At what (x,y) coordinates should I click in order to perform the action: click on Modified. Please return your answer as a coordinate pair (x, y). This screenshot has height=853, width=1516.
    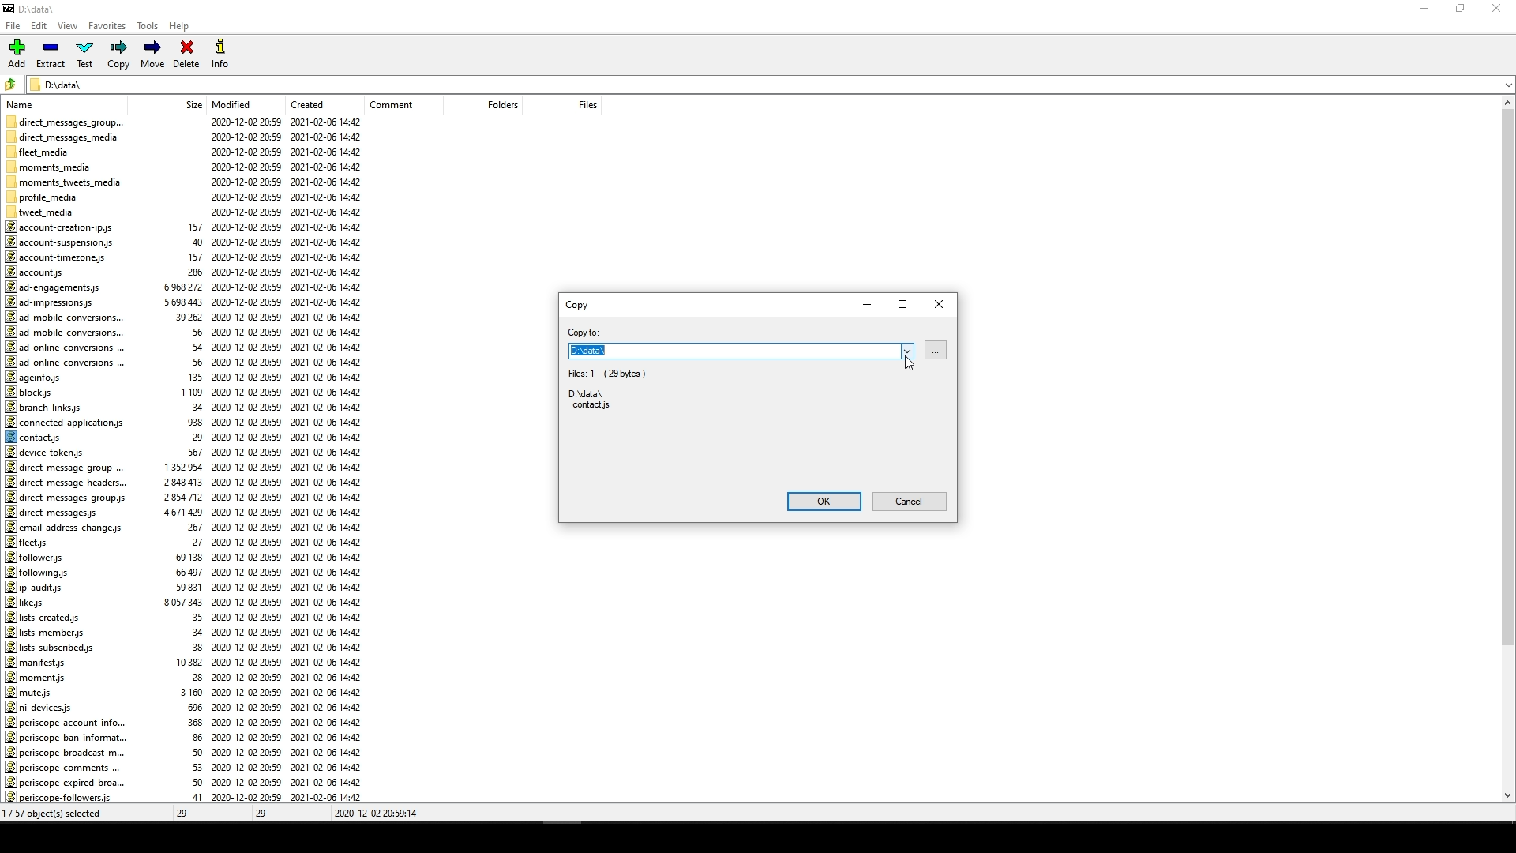
    Looking at the image, I should click on (235, 103).